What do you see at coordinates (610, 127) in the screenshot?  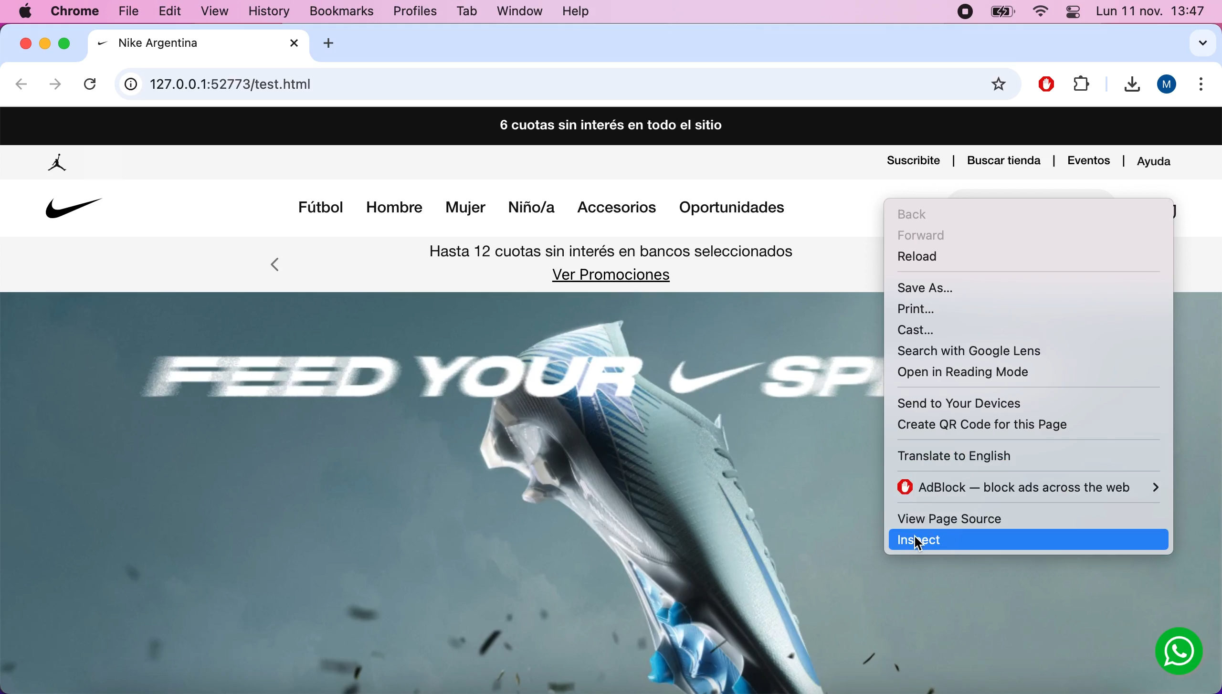 I see `6 interest-free installments across the entire site` at bounding box center [610, 127].